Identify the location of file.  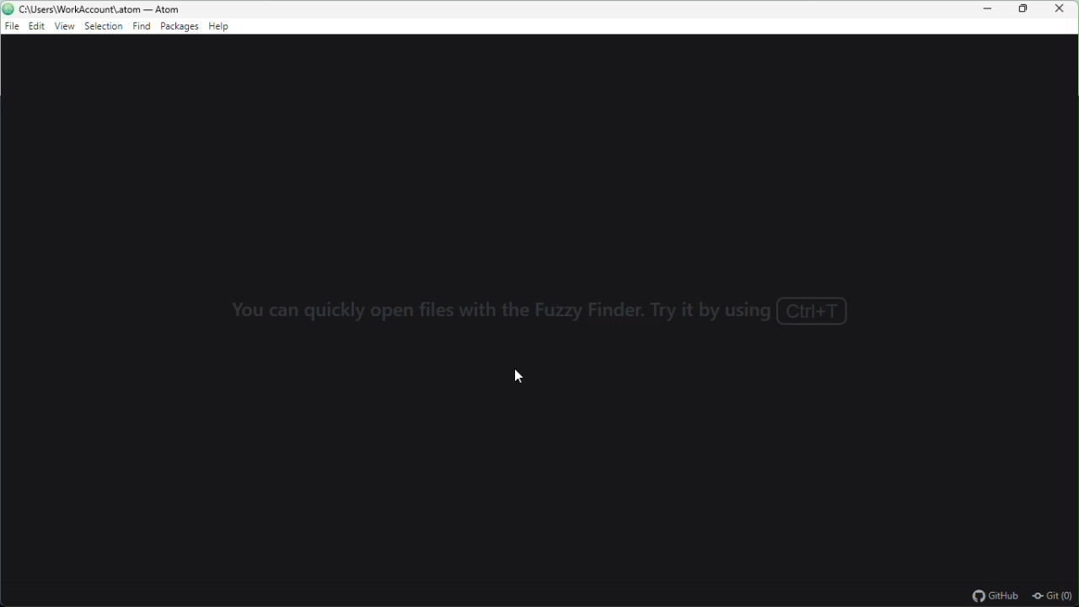
(10, 28).